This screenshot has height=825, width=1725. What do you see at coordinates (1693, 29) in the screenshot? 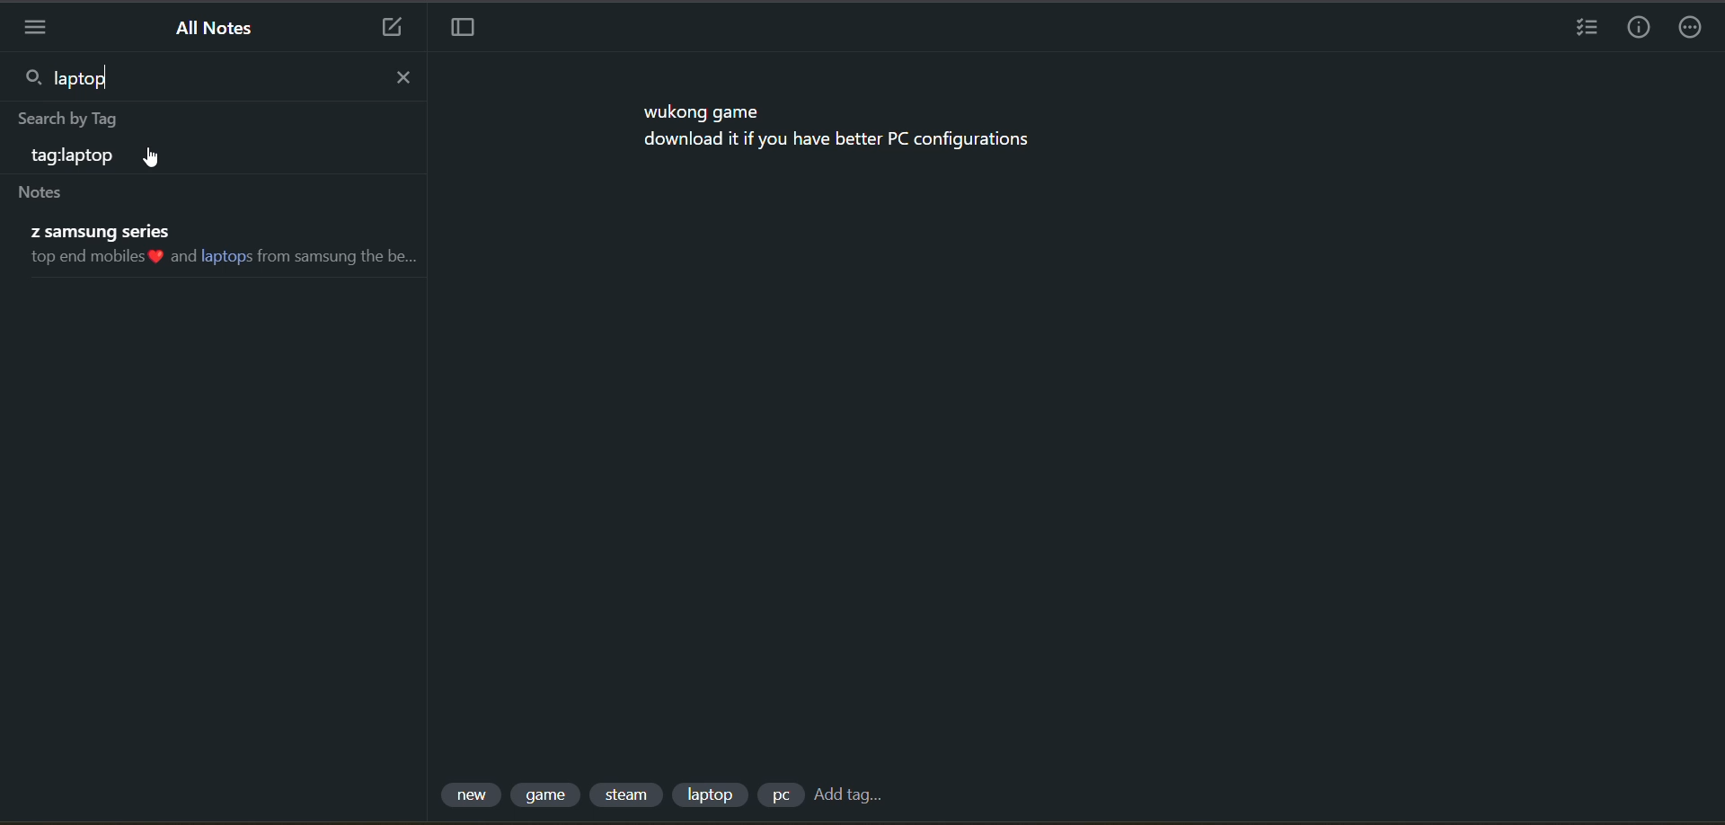
I see `actions` at bounding box center [1693, 29].